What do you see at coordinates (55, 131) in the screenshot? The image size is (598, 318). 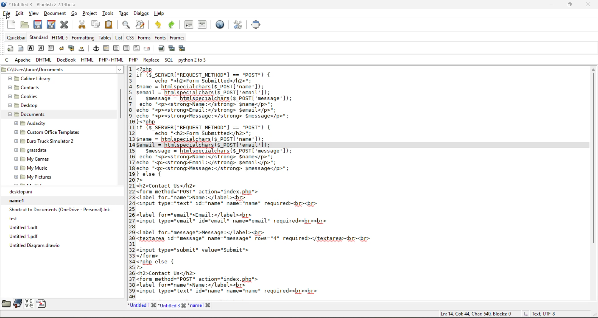 I see `folder explorer` at bounding box center [55, 131].